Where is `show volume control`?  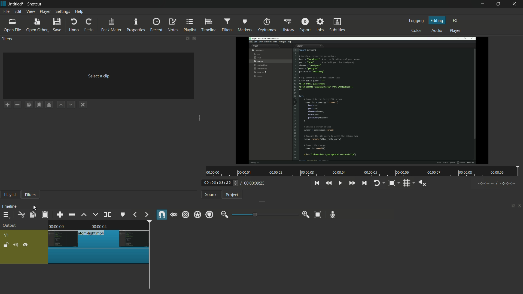 show volume control is located at coordinates (422, 183).